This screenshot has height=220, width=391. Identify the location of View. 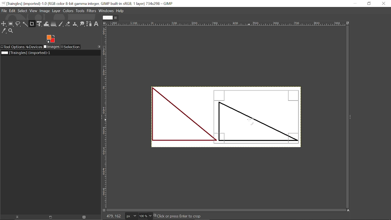
(33, 11).